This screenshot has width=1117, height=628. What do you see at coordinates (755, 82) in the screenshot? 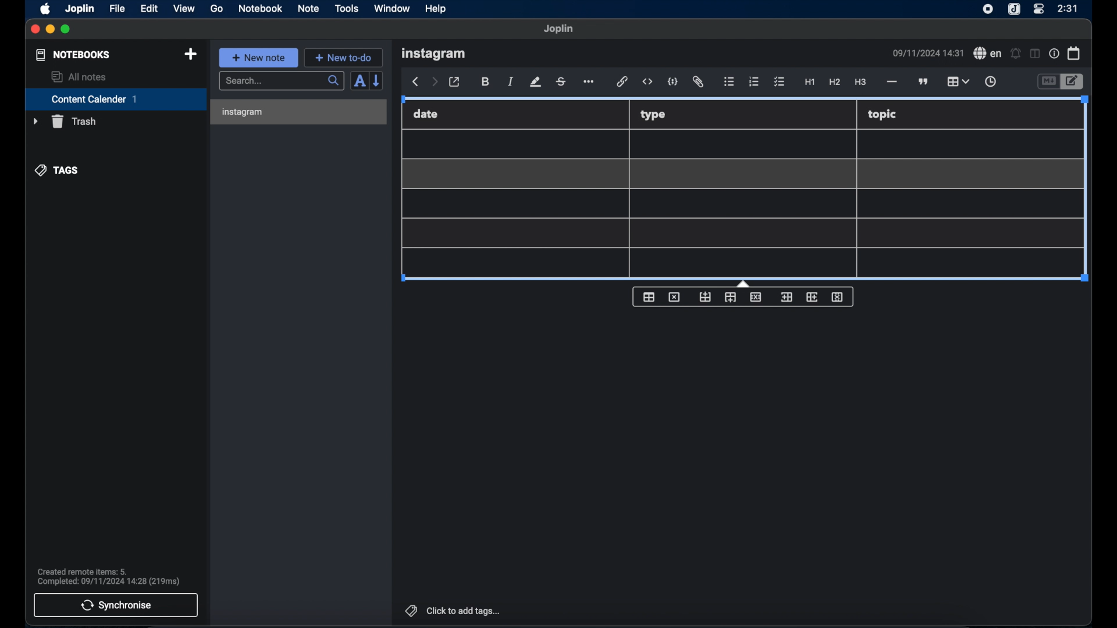
I see `numbered list` at bounding box center [755, 82].